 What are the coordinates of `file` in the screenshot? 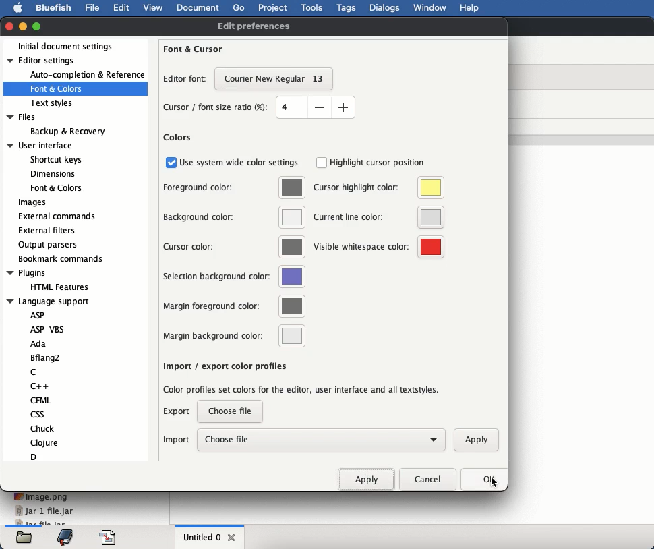 It's located at (92, 7).